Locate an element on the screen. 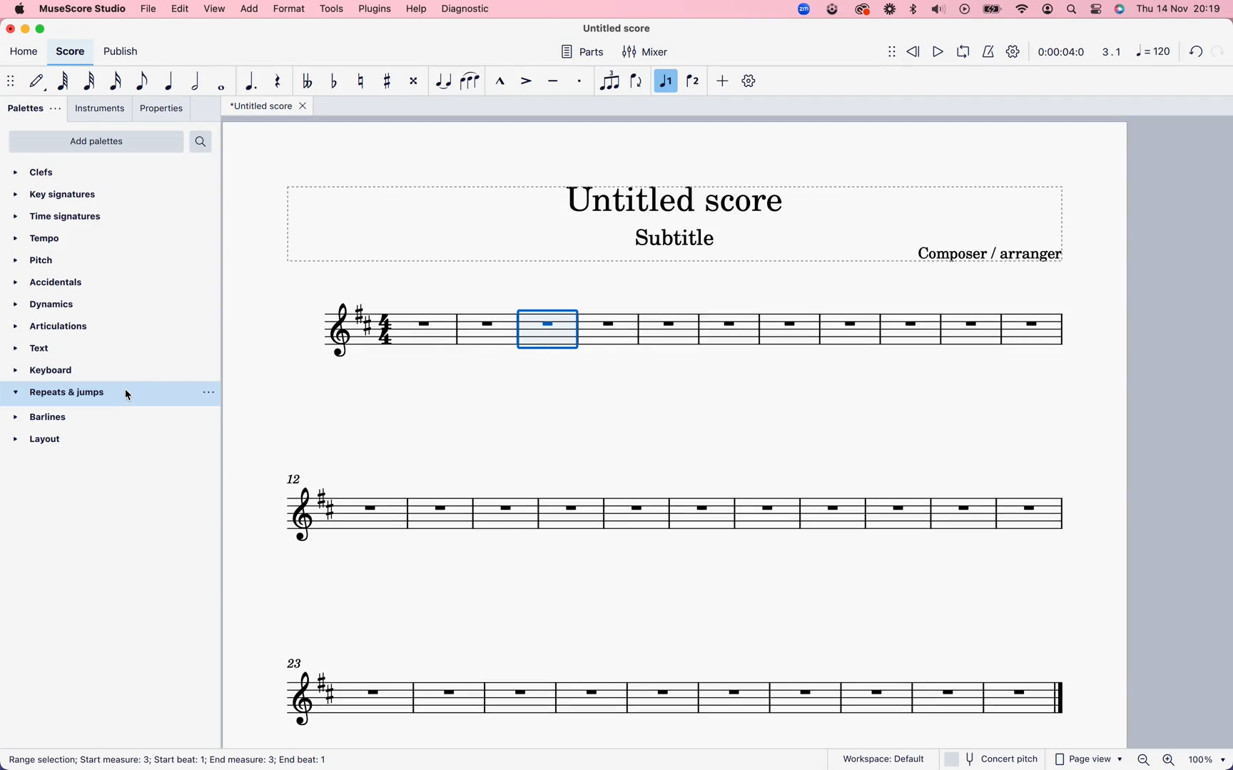  scale is located at coordinates (1109, 52).